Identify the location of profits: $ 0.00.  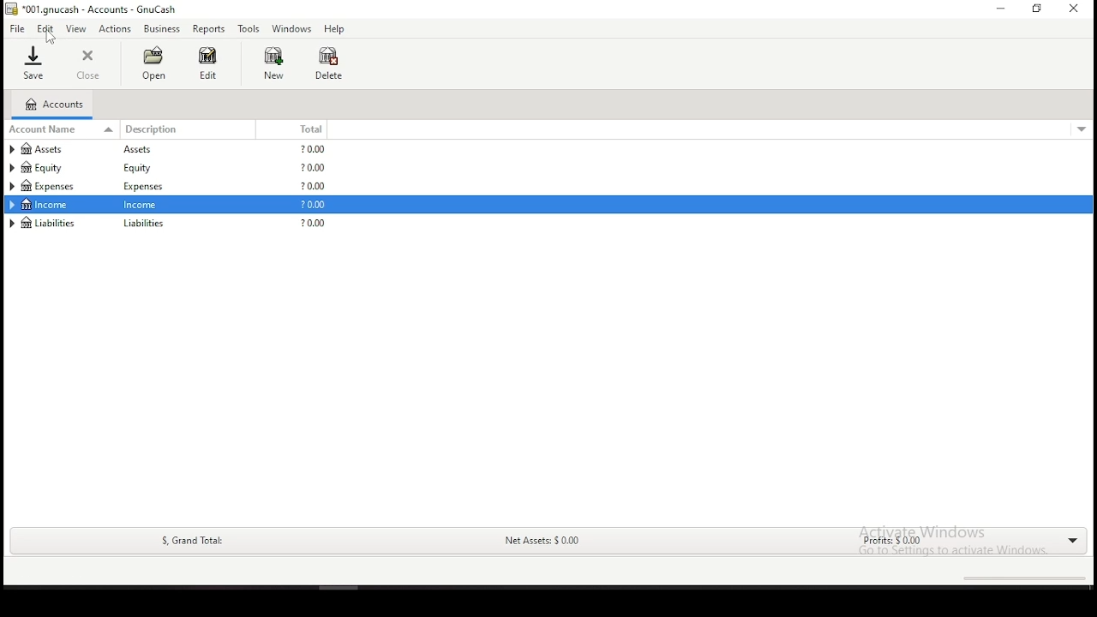
(886, 542).